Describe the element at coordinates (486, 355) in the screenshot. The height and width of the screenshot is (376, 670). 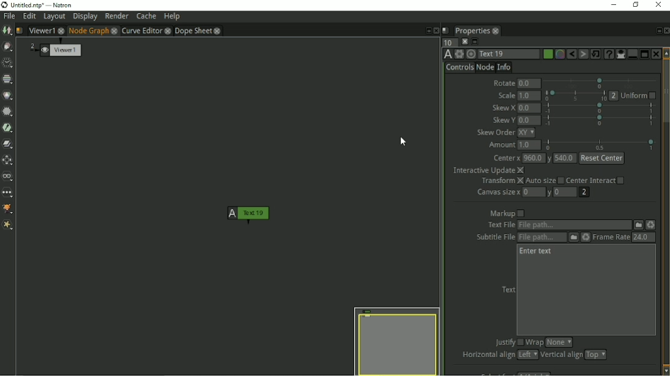
I see `Horizontal align` at that location.